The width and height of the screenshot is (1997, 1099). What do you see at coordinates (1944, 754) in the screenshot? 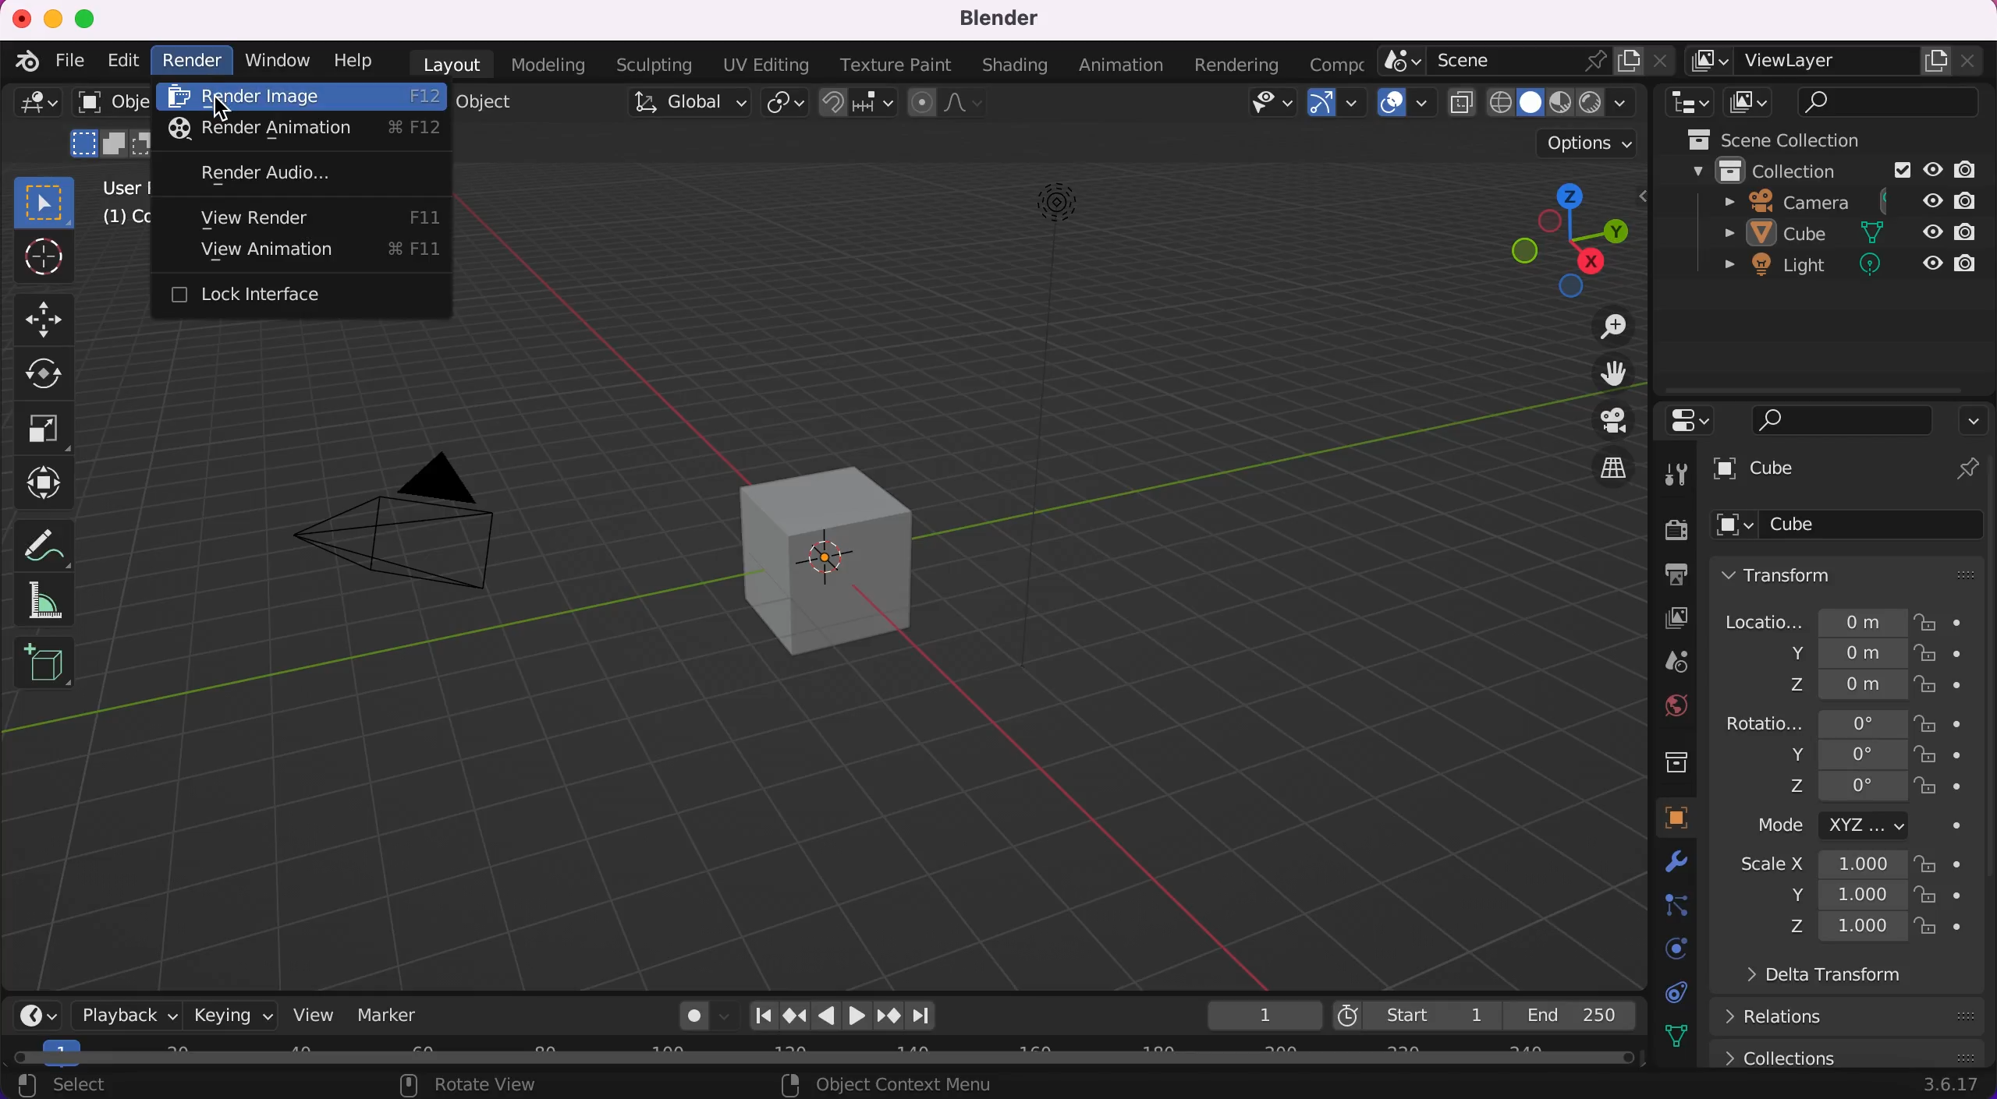
I see `lock` at bounding box center [1944, 754].